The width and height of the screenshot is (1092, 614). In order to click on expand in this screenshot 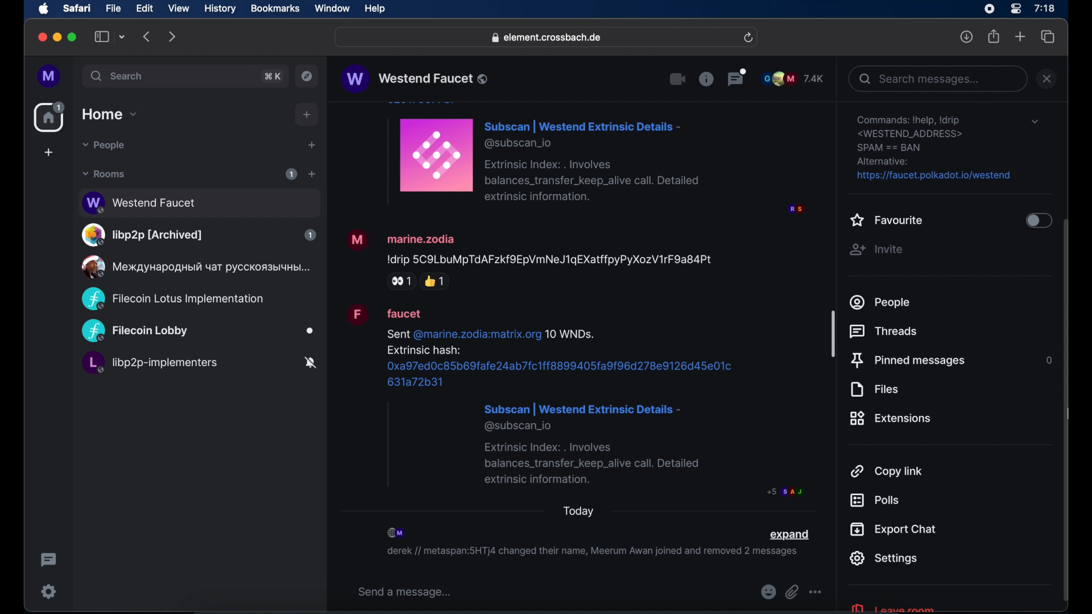, I will do `click(789, 535)`.